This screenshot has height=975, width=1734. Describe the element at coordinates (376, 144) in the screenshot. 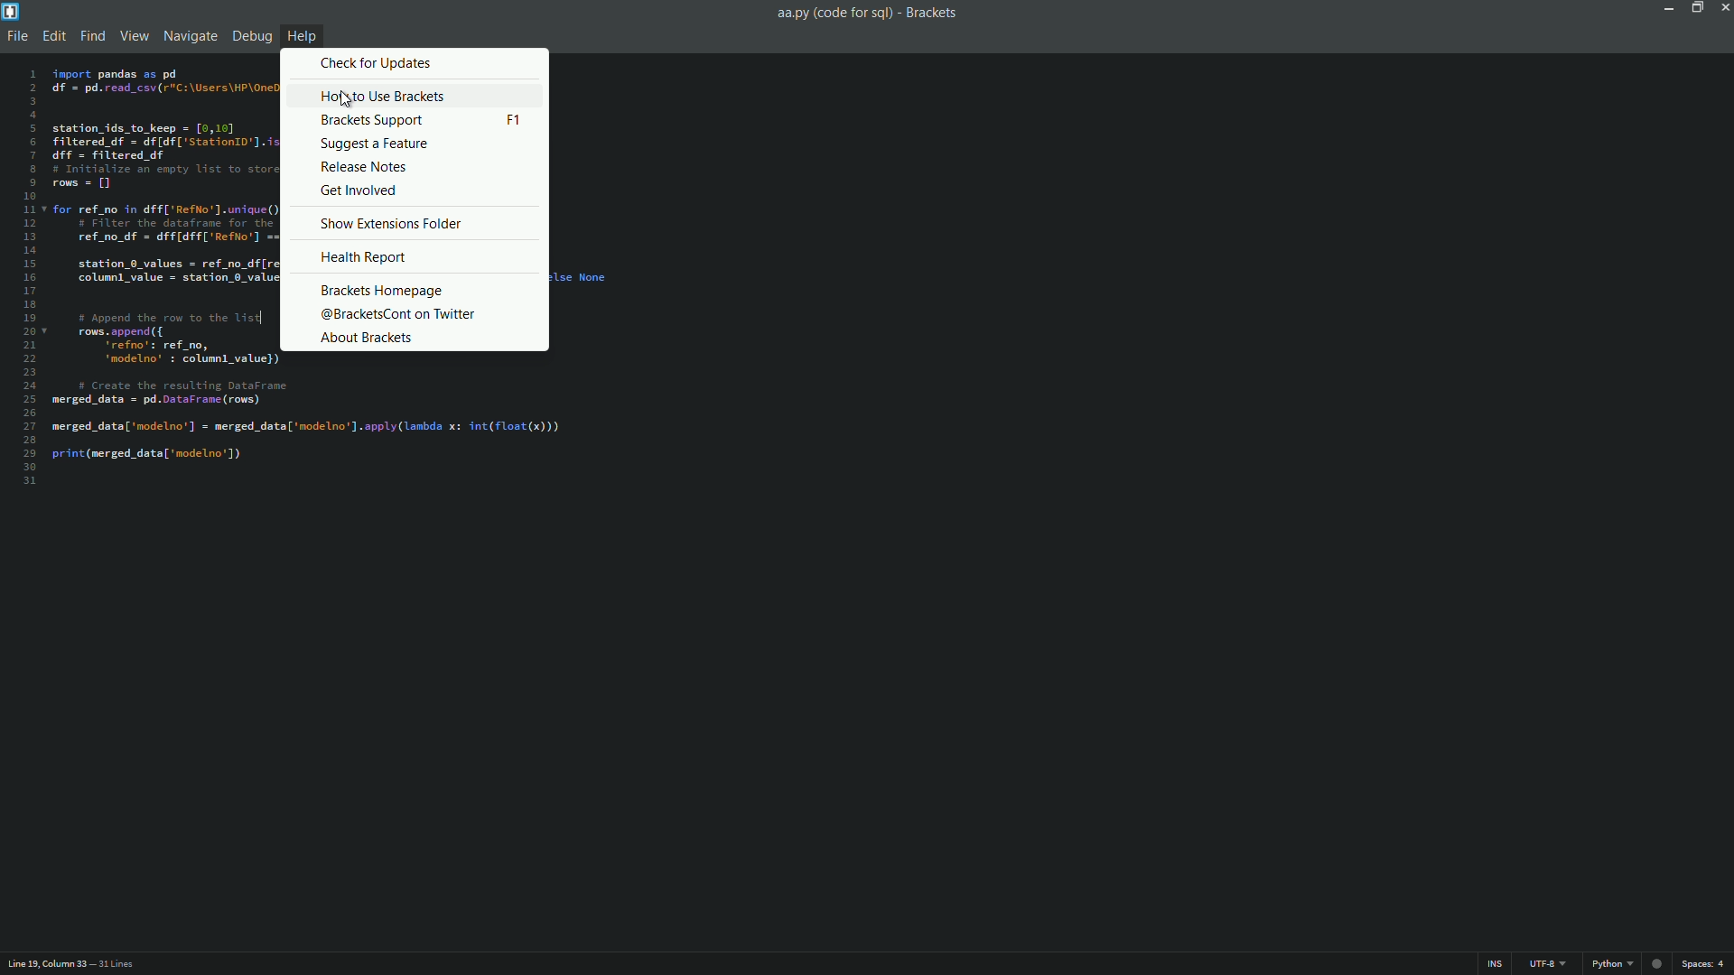

I see `suggest a feature` at that location.